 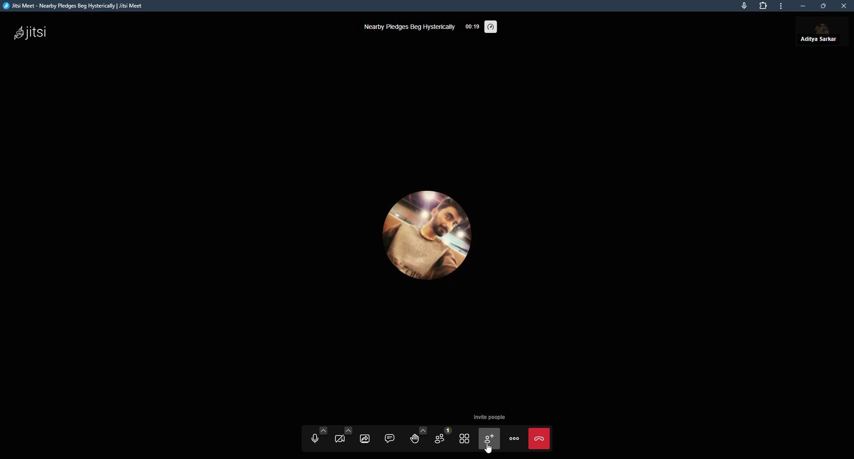 What do you see at coordinates (515, 440) in the screenshot?
I see `more actions` at bounding box center [515, 440].